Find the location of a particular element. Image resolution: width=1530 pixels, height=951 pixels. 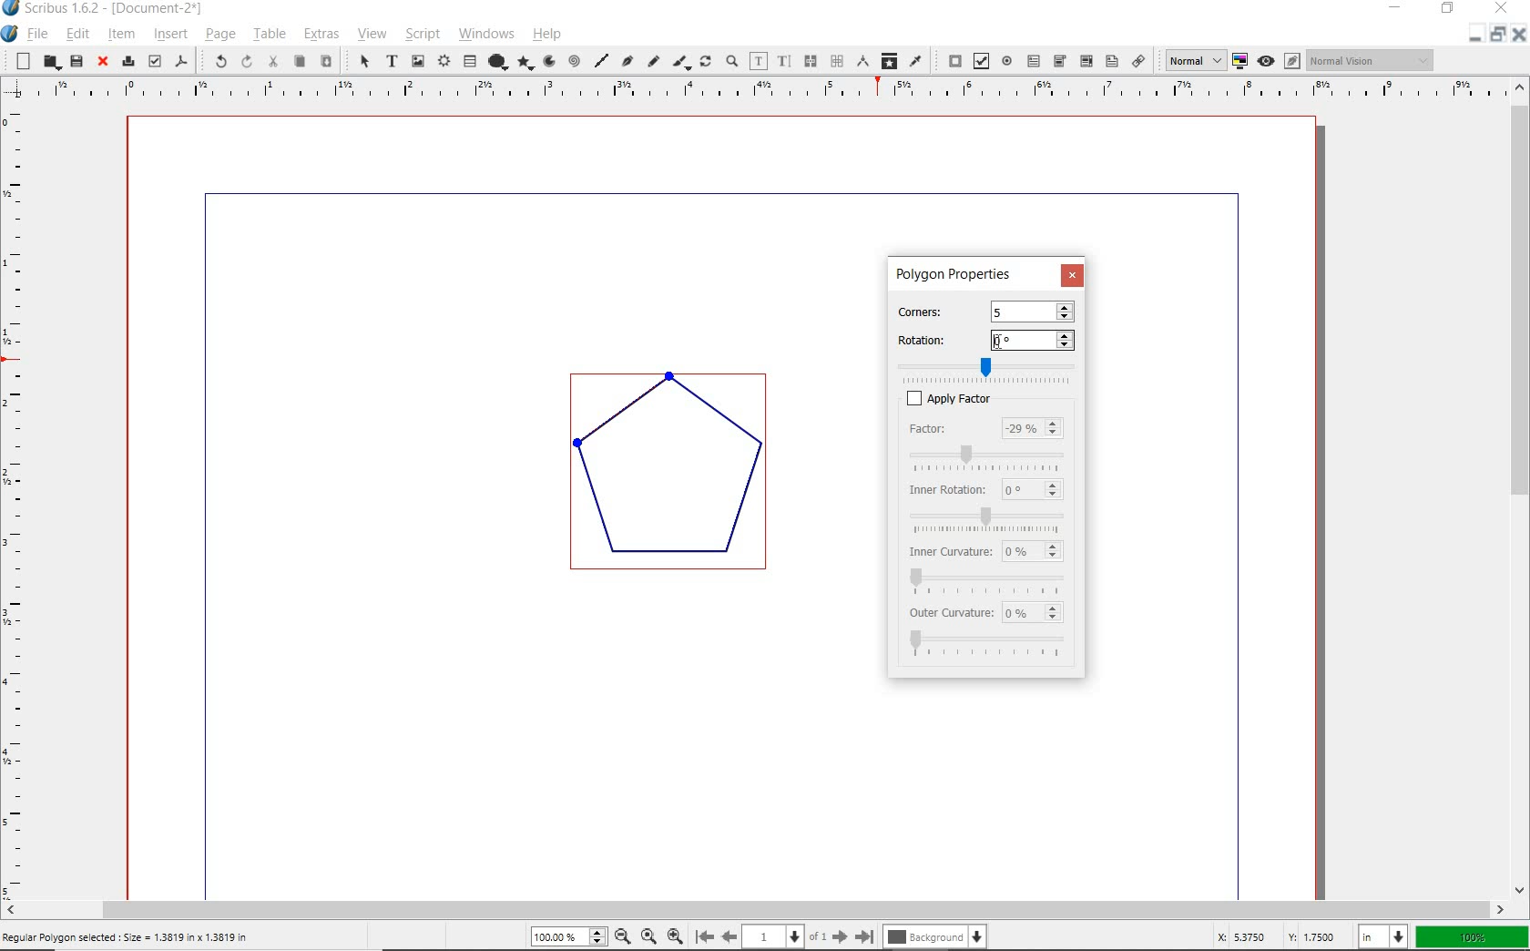

pdf text field is located at coordinates (1035, 60).